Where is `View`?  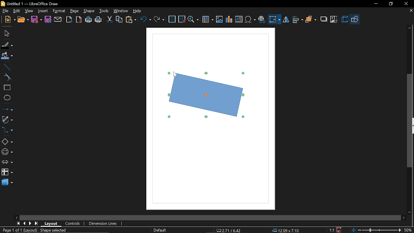
View is located at coordinates (29, 11).